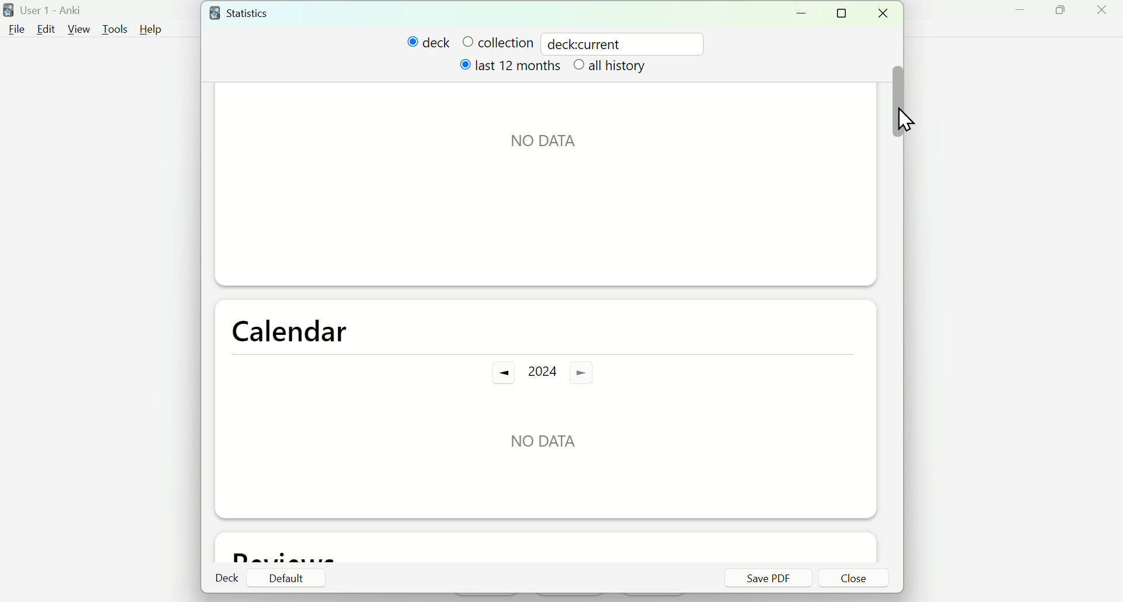 This screenshot has width=1123, height=602. What do you see at coordinates (805, 13) in the screenshot?
I see `Mininize` at bounding box center [805, 13].